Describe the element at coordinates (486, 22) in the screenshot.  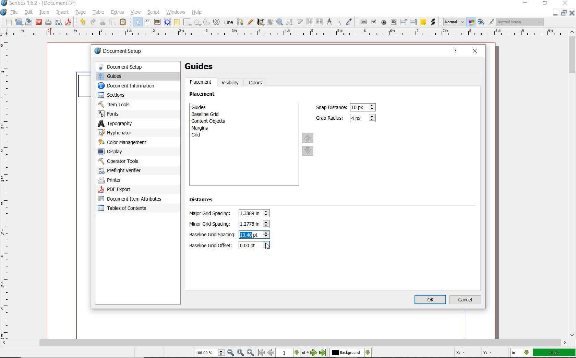
I see `preview mode` at that location.